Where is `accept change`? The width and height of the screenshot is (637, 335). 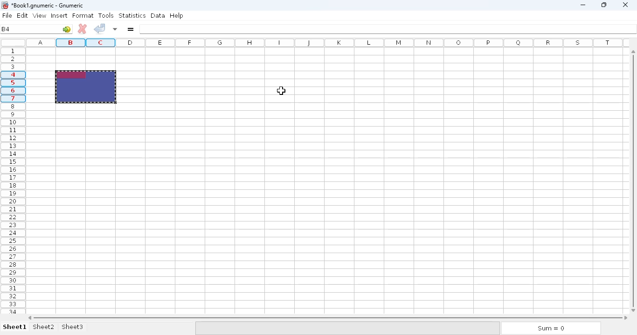 accept change is located at coordinates (100, 28).